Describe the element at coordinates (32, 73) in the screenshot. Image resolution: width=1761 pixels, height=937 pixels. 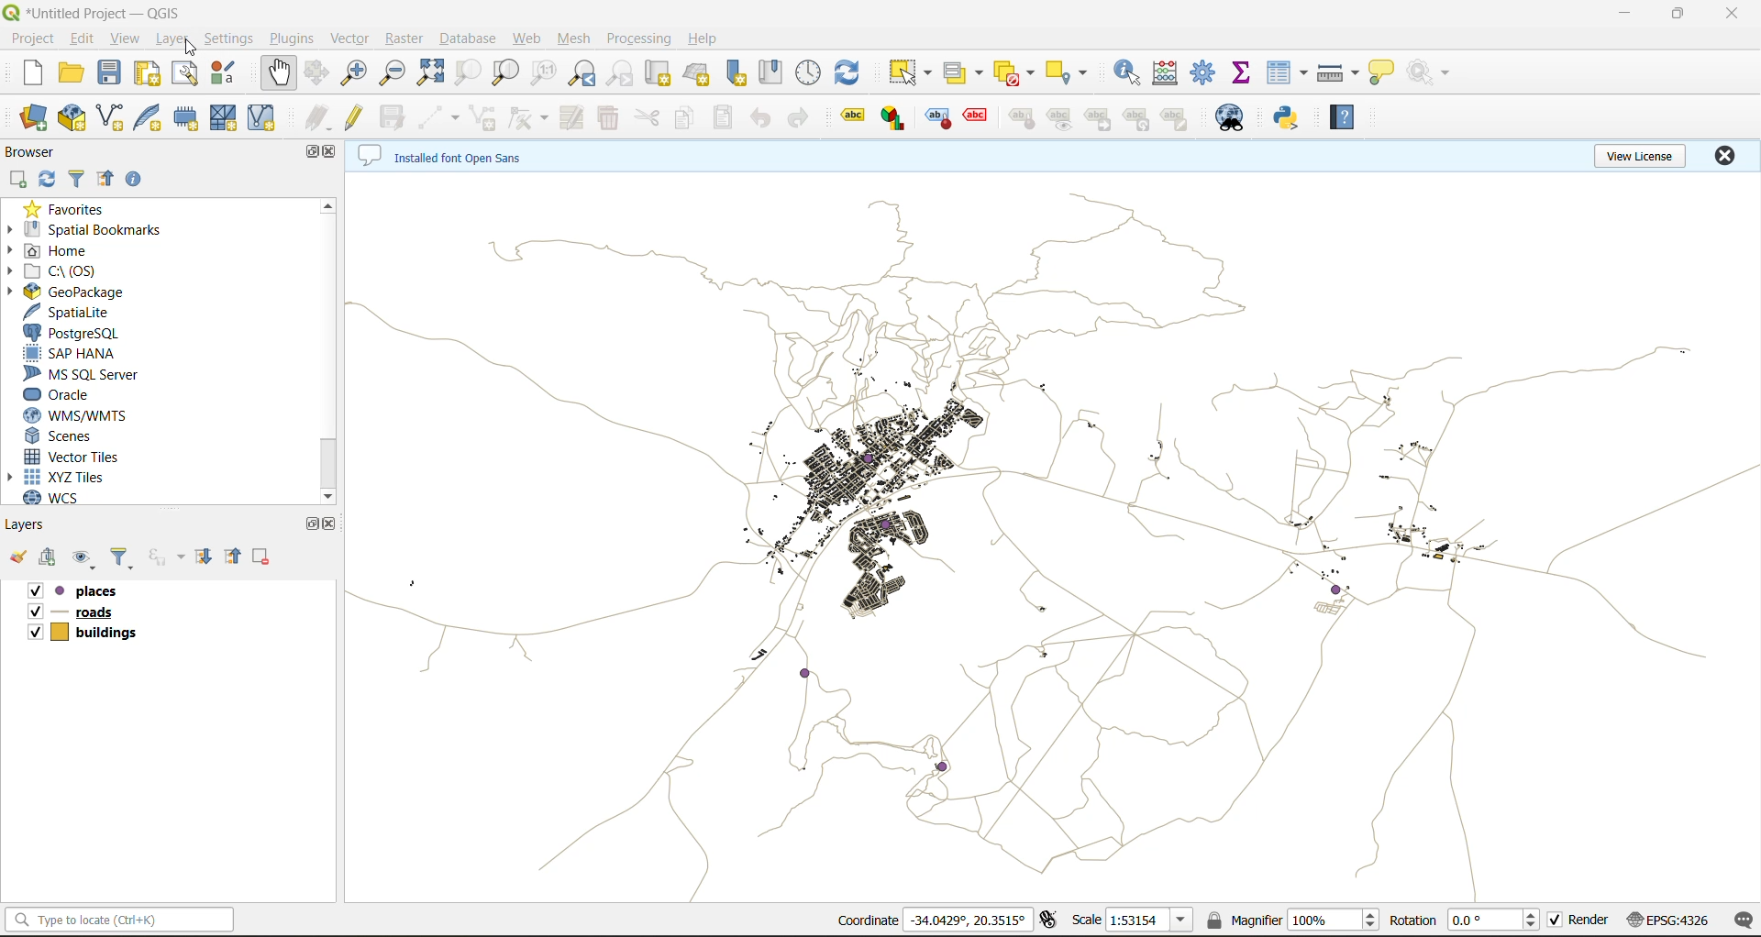
I see `new` at that location.